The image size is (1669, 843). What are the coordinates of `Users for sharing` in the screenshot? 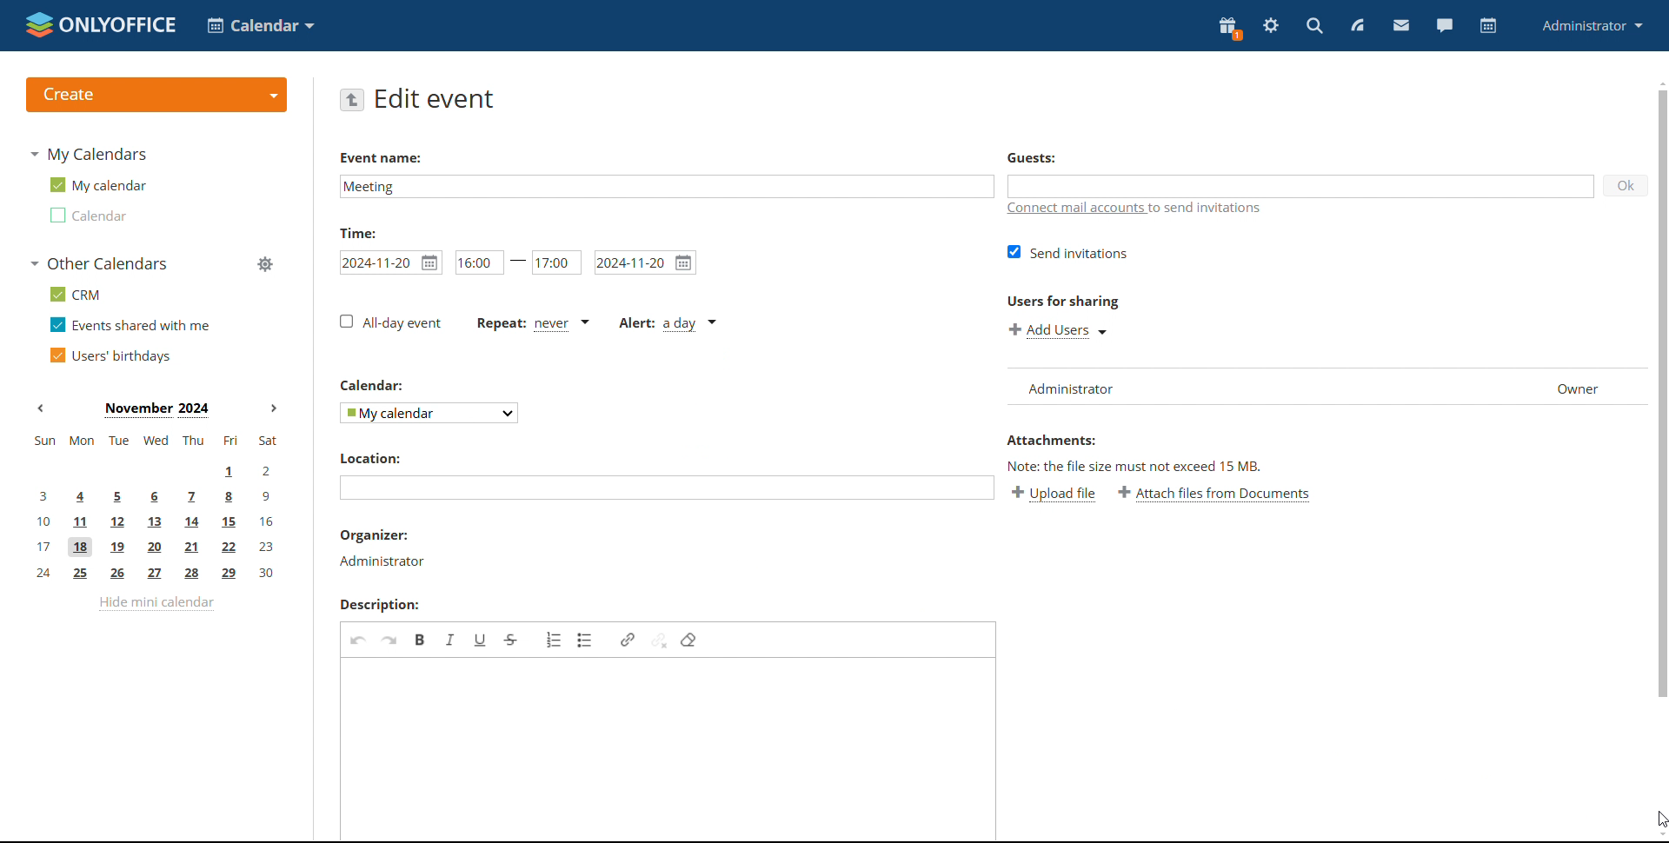 It's located at (1062, 301).